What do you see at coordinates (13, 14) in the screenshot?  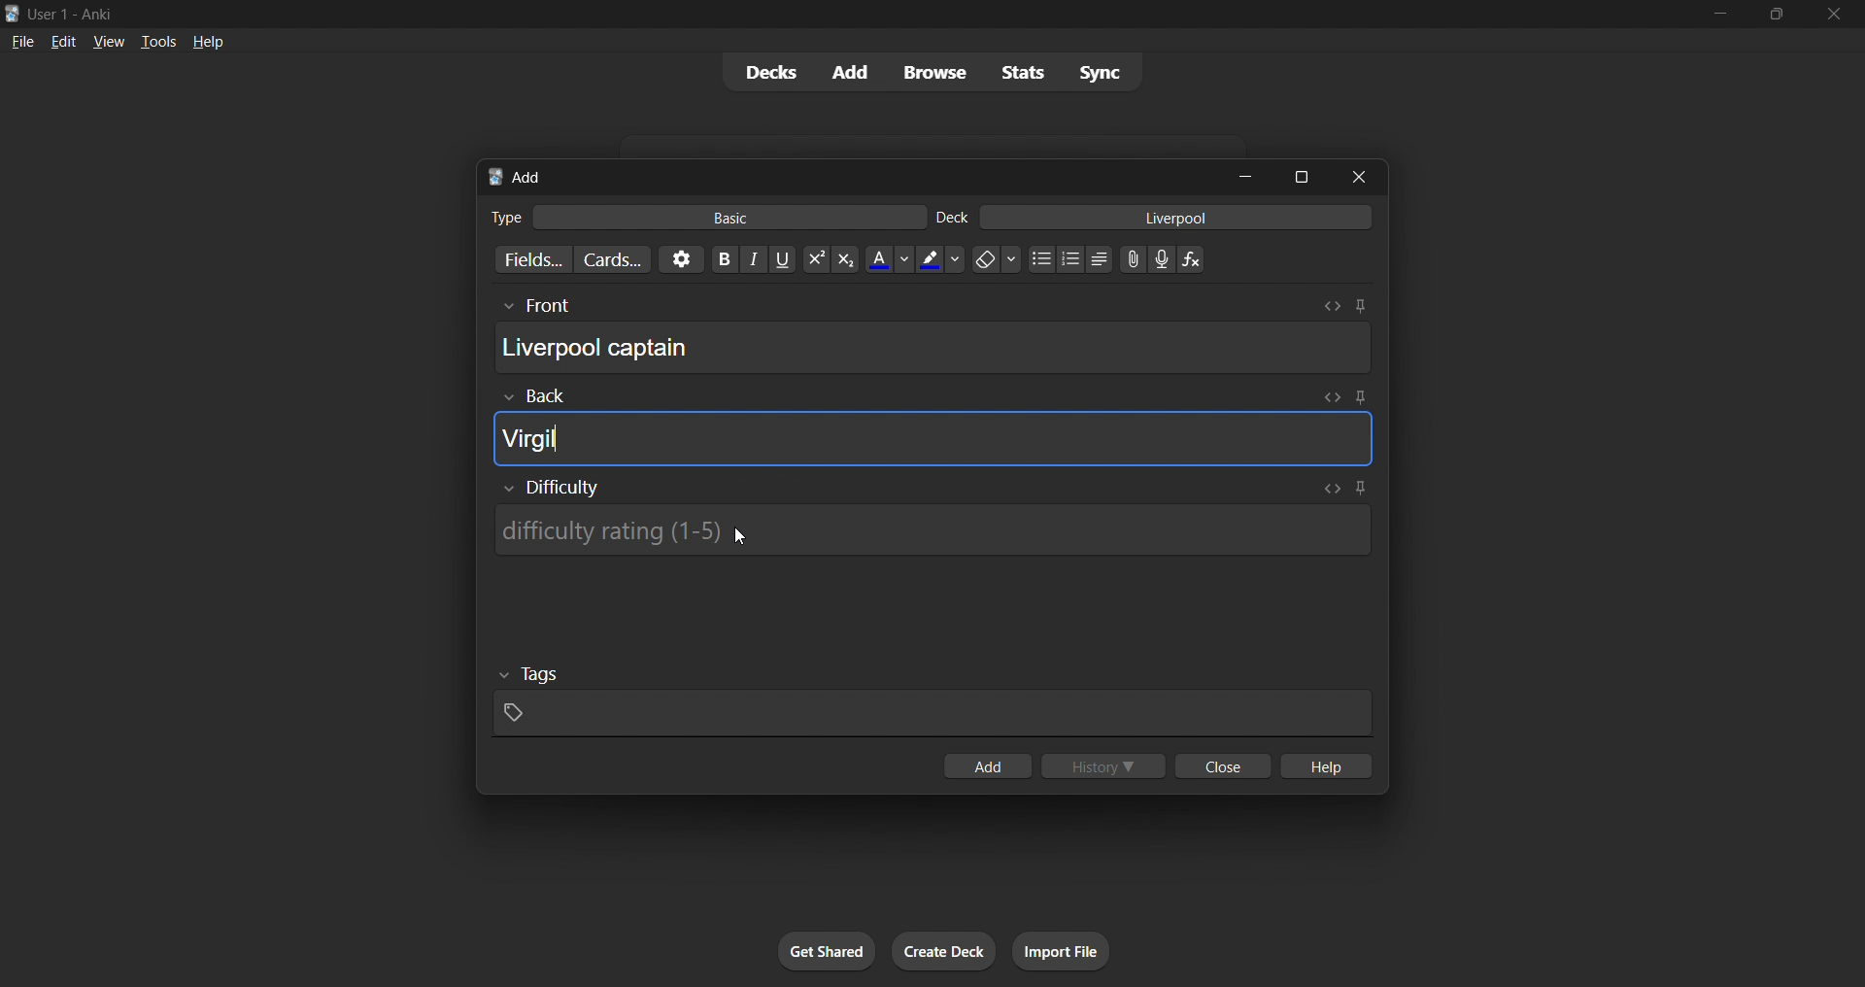 I see `Anki logo` at bounding box center [13, 14].